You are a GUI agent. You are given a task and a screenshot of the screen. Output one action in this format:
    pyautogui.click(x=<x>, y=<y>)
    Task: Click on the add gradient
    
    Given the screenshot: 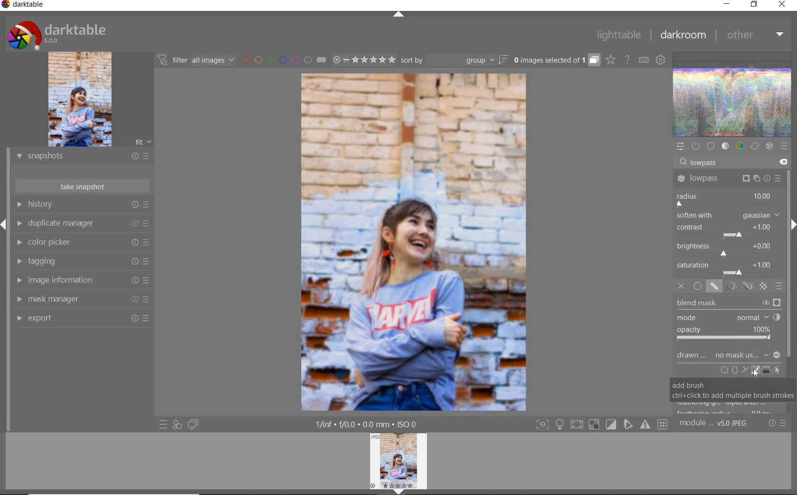 What is the action you would take?
    pyautogui.click(x=767, y=370)
    